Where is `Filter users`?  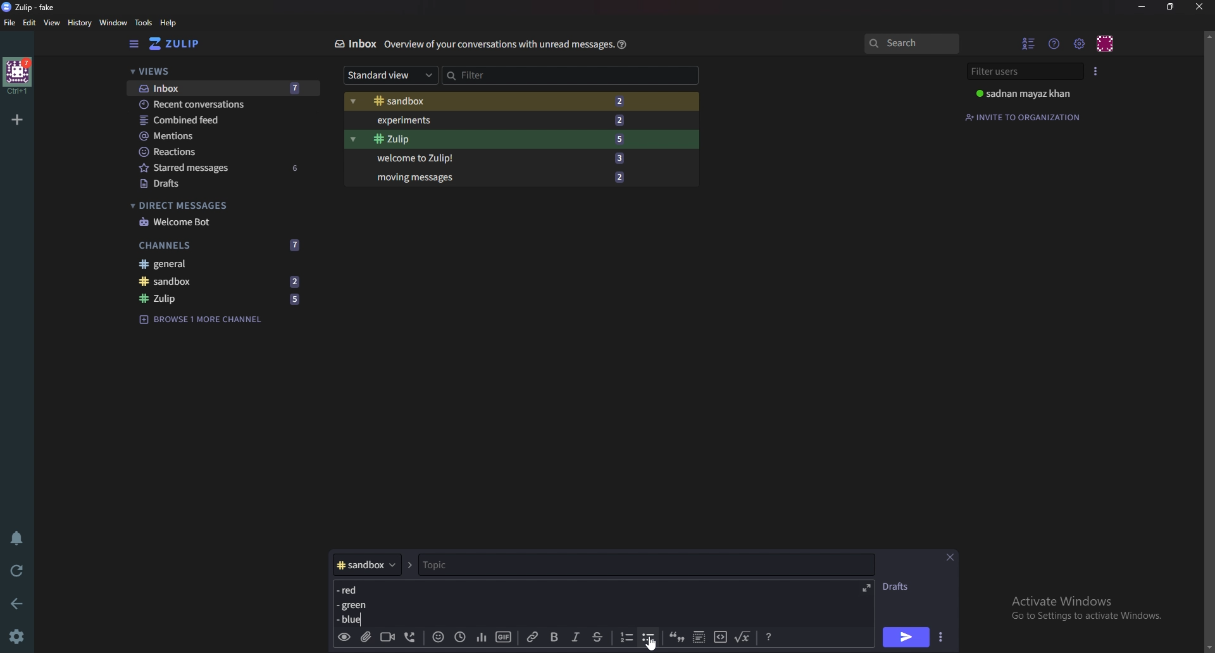
Filter users is located at coordinates (1027, 72).